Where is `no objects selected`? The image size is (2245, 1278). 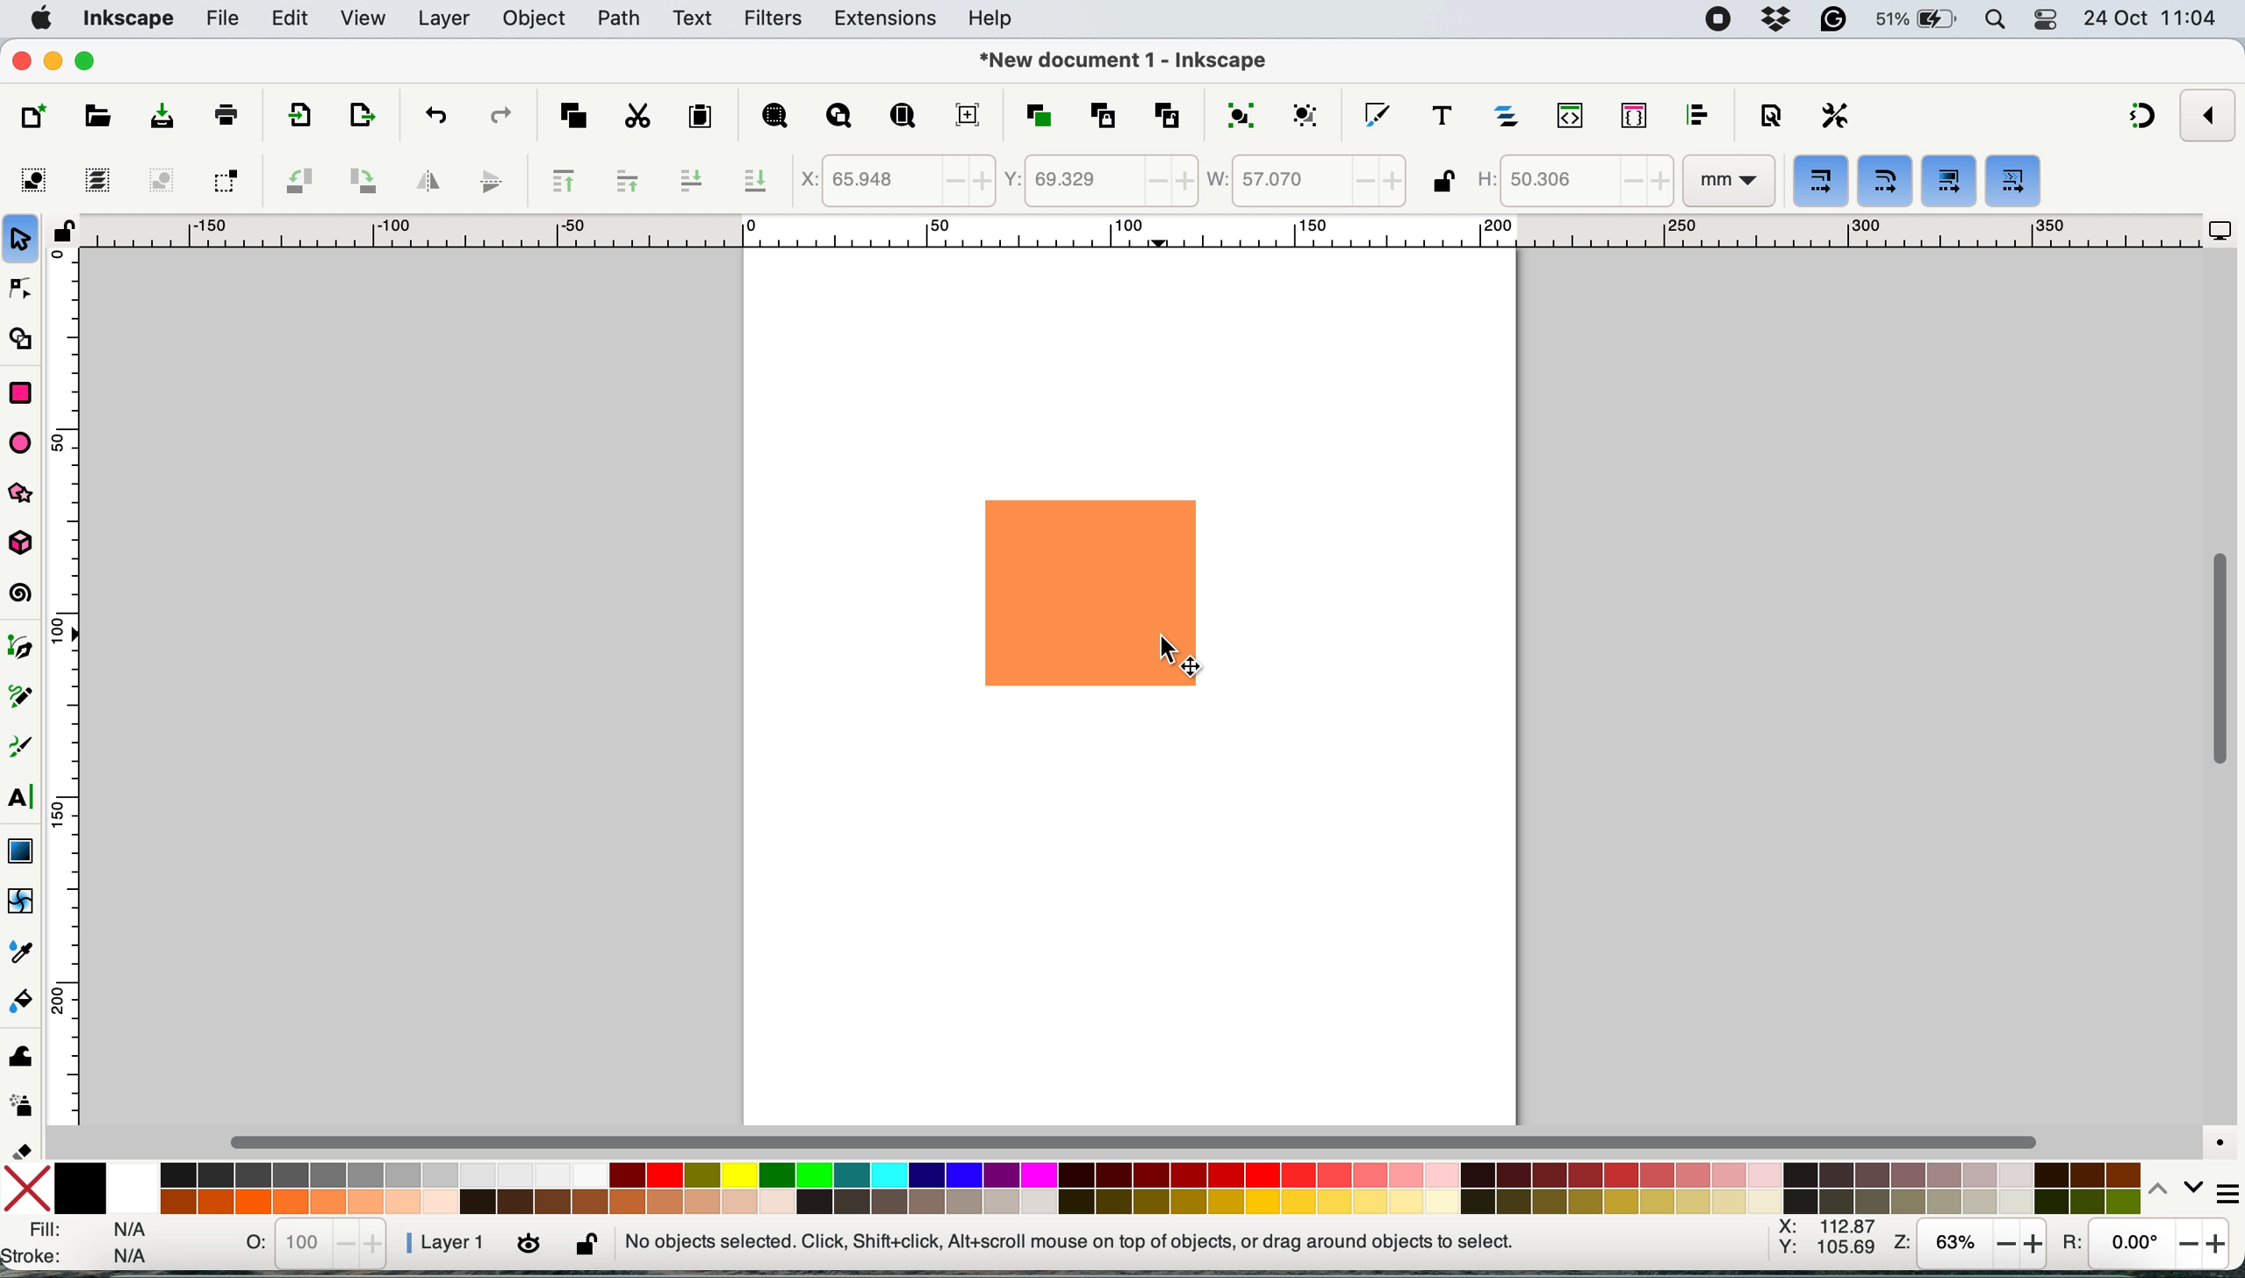
no objects selected is located at coordinates (1085, 1242).